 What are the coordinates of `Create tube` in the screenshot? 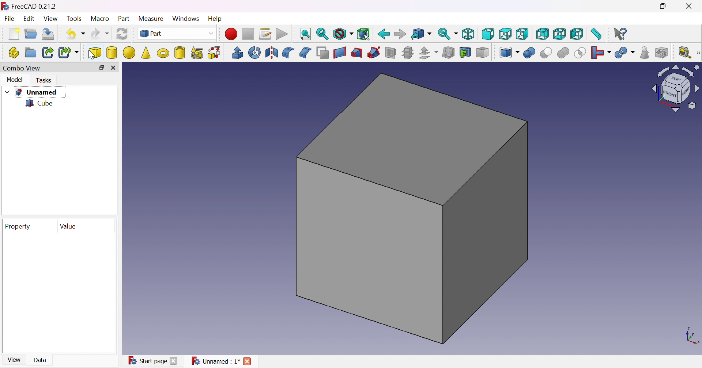 It's located at (179, 53).